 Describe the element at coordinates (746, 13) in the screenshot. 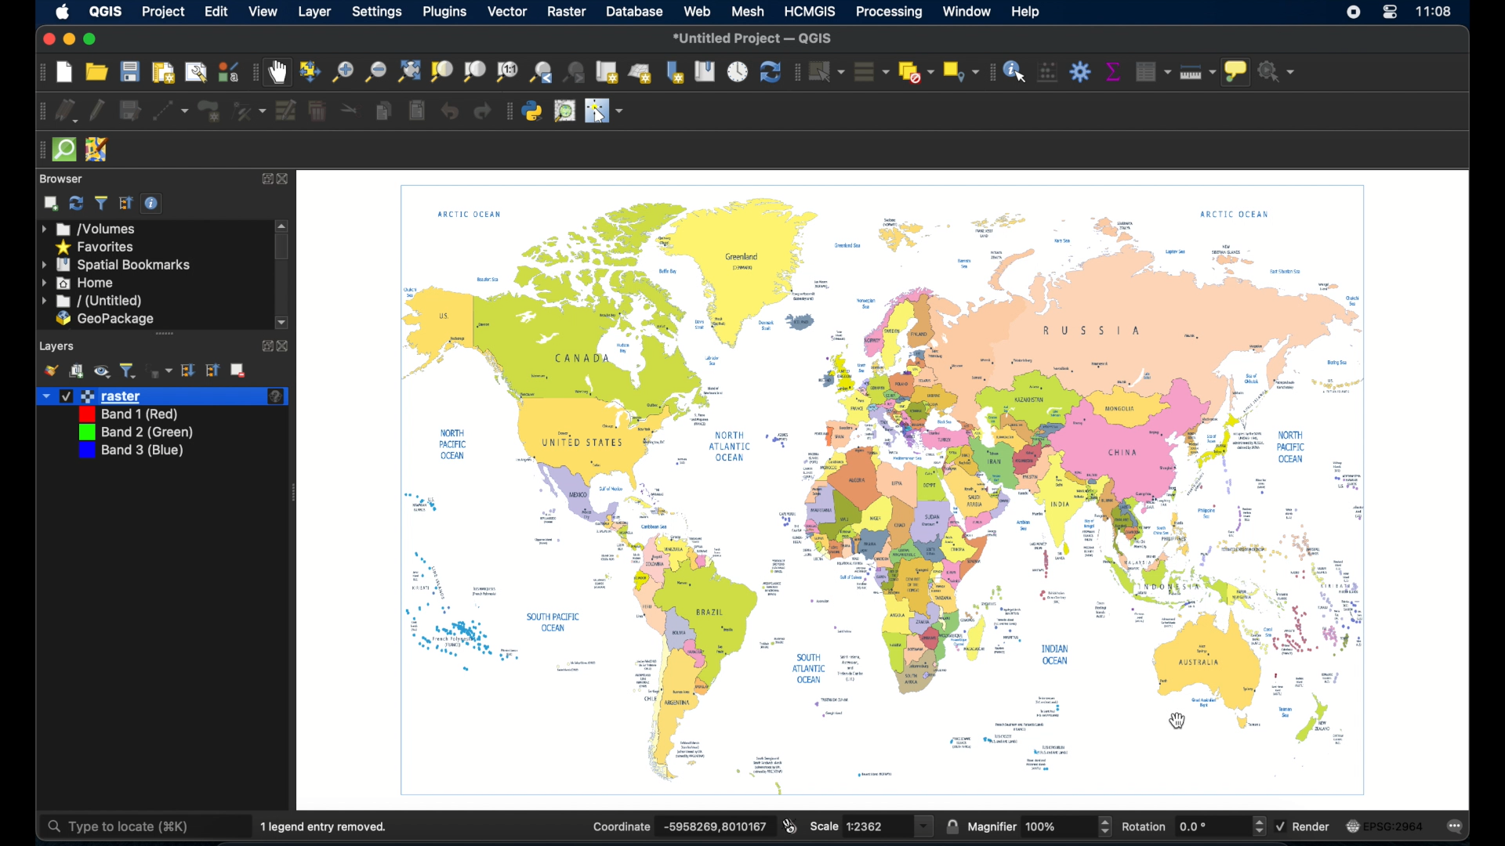

I see `mesh` at that location.